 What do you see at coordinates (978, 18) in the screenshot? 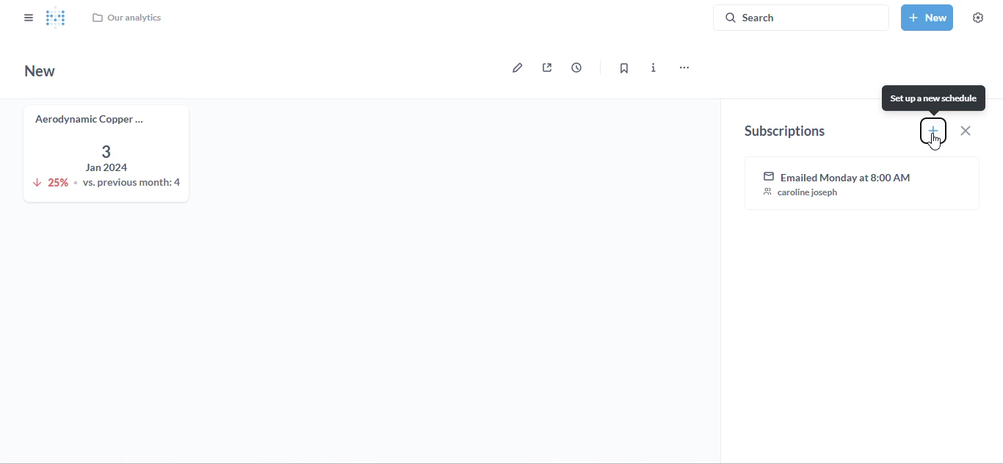
I see `settings` at bounding box center [978, 18].